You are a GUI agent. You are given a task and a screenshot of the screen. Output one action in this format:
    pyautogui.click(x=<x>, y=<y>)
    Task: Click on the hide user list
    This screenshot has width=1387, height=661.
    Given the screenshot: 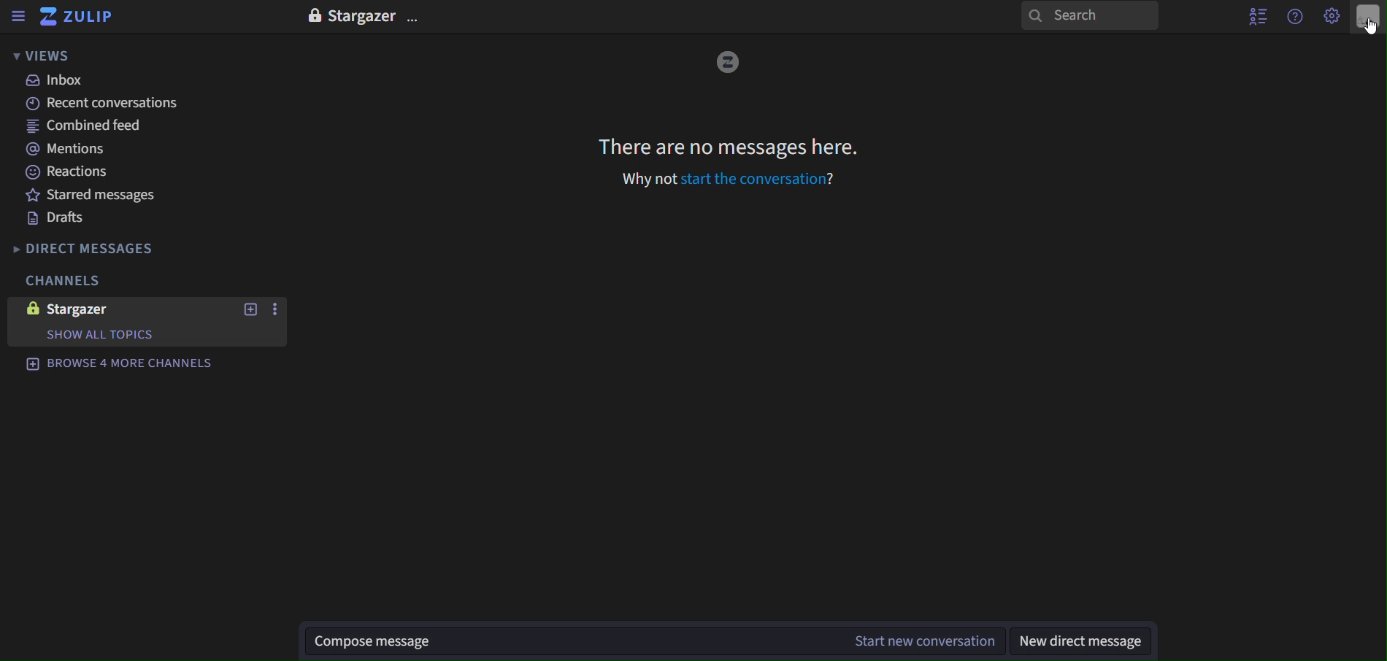 What is the action you would take?
    pyautogui.click(x=1252, y=17)
    